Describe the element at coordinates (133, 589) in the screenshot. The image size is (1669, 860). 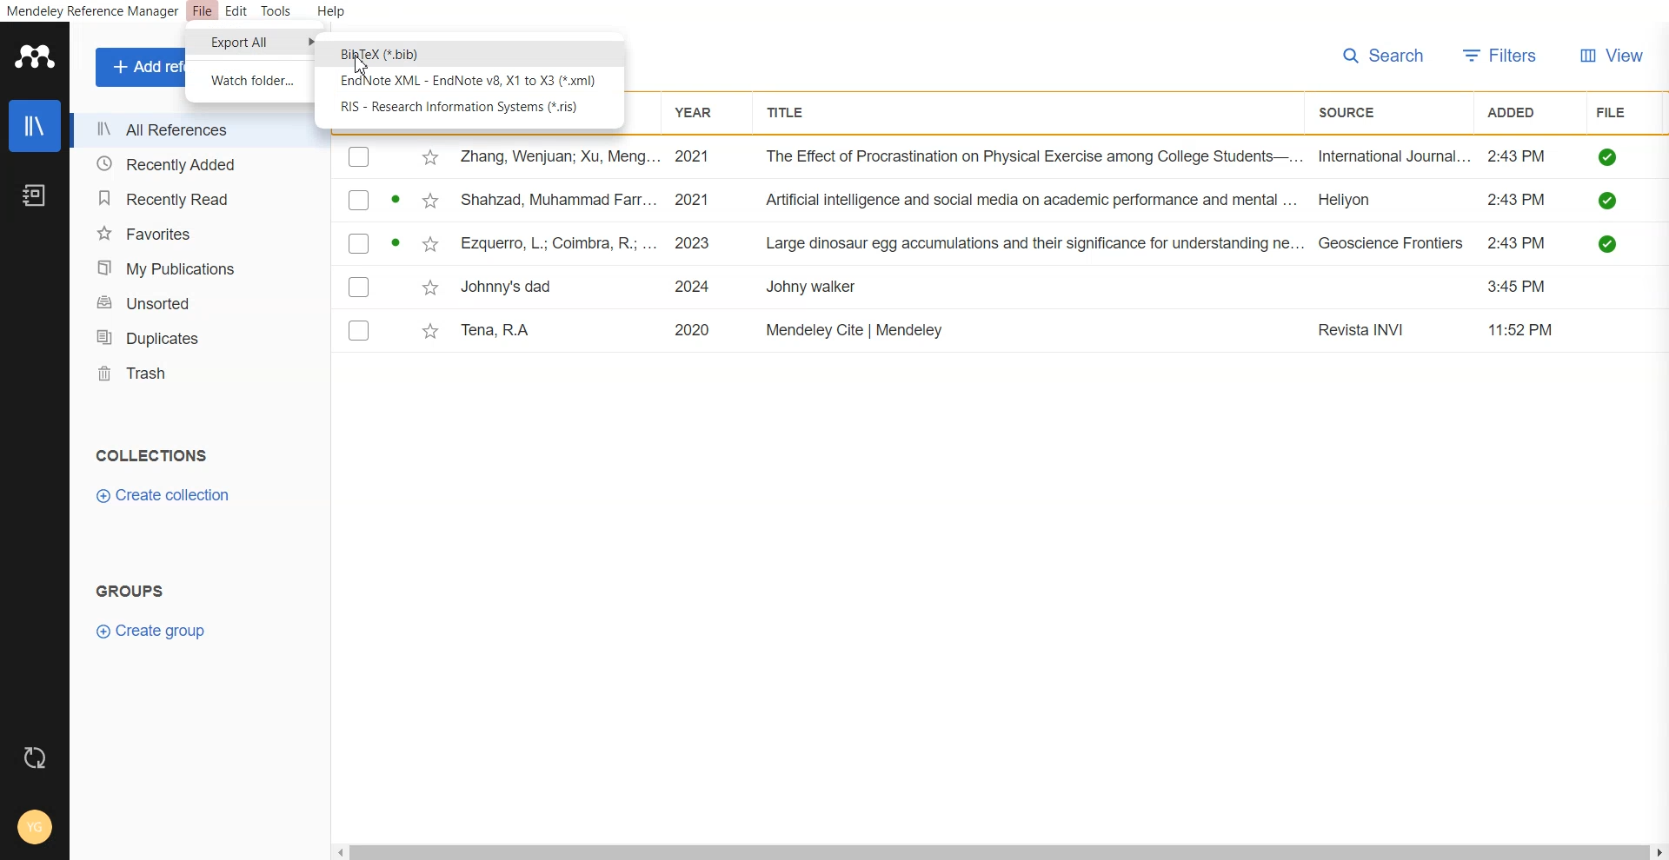
I see `Text` at that location.